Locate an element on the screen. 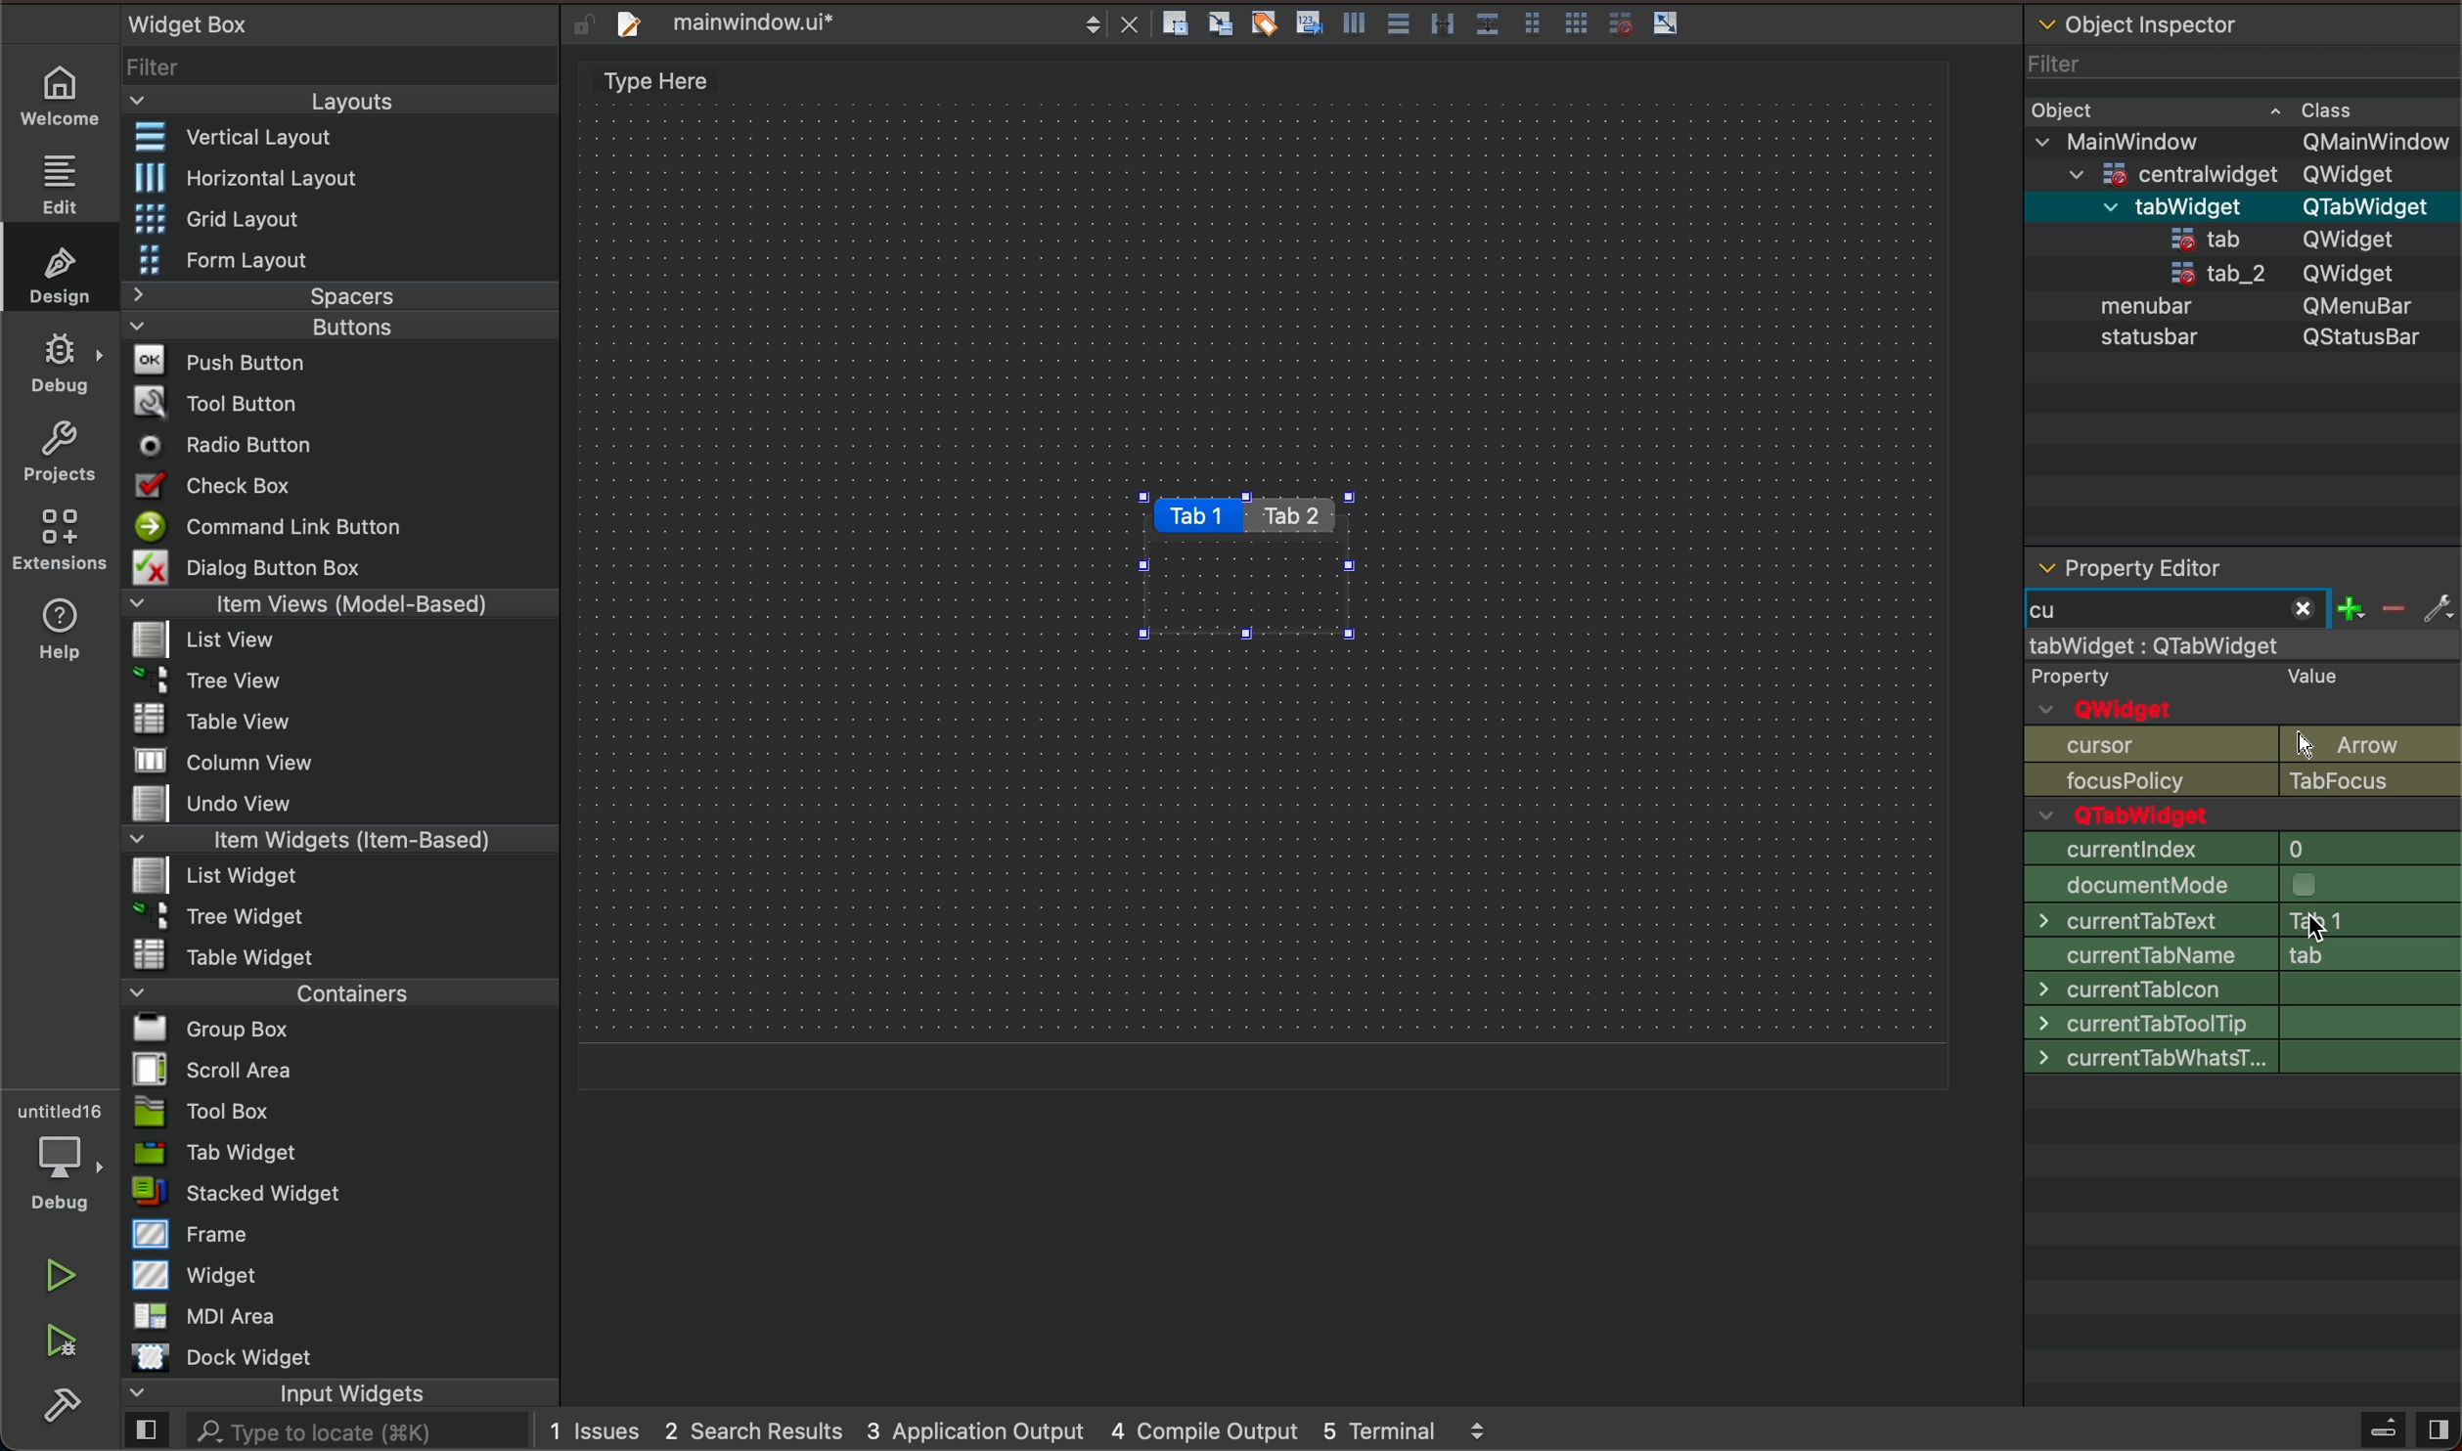  object name and Qwidget is located at coordinates (2251, 760).